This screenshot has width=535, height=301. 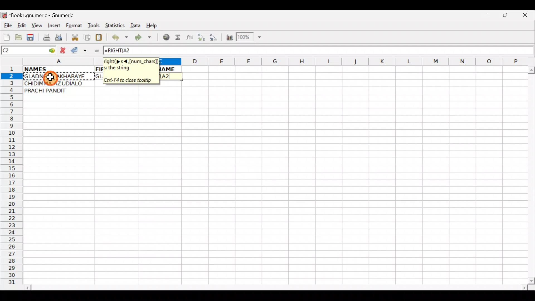 What do you see at coordinates (22, 51) in the screenshot?
I see `Cell name C2` at bounding box center [22, 51].